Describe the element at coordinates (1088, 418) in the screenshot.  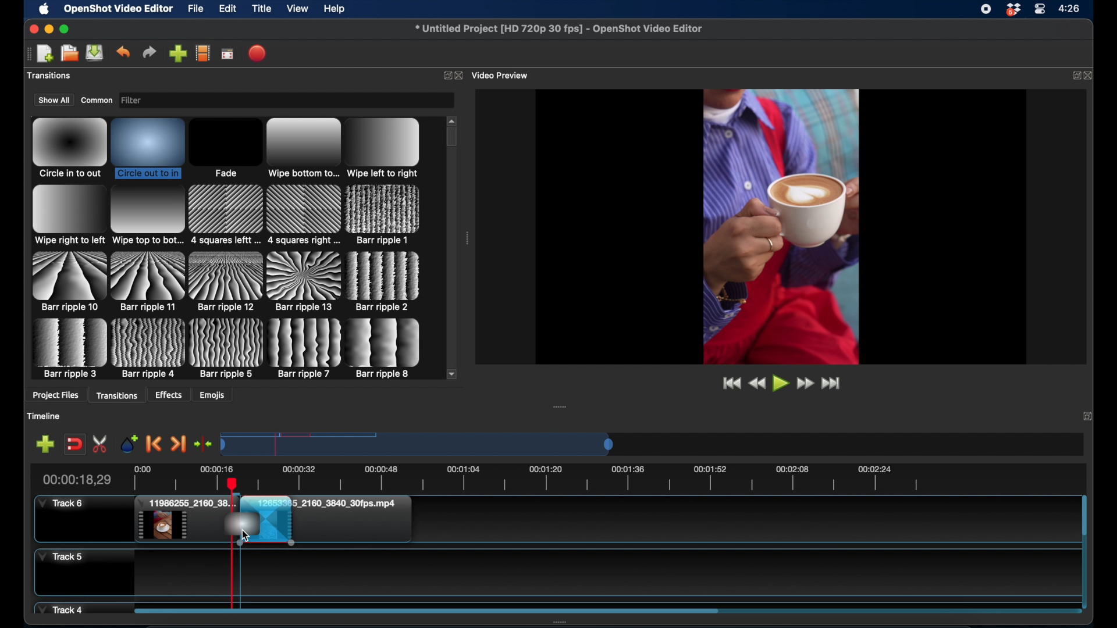
I see `expand` at that location.